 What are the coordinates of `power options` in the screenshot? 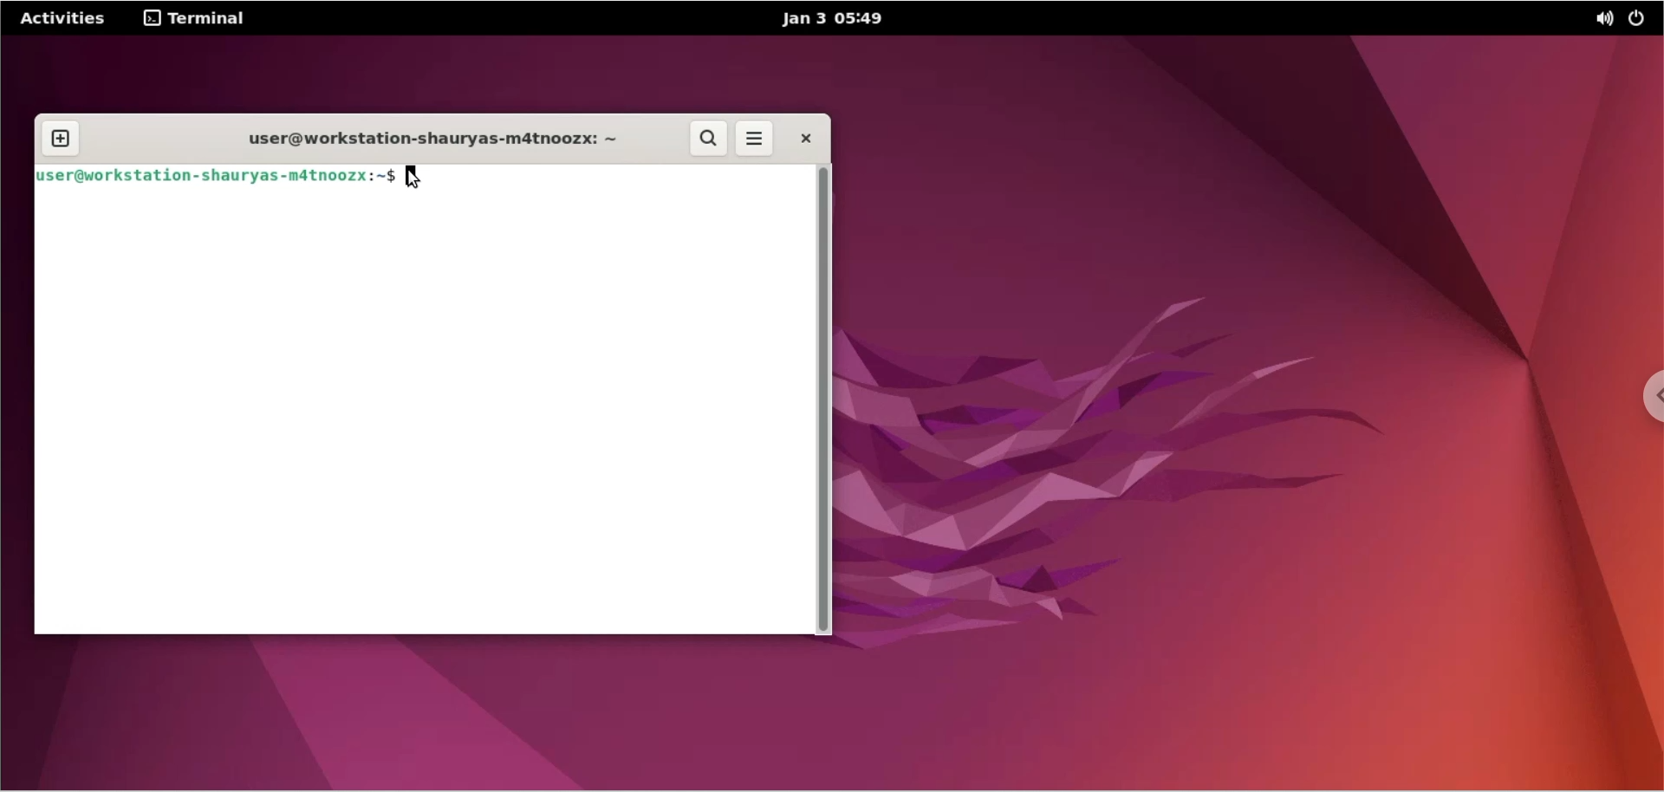 It's located at (1641, 21).